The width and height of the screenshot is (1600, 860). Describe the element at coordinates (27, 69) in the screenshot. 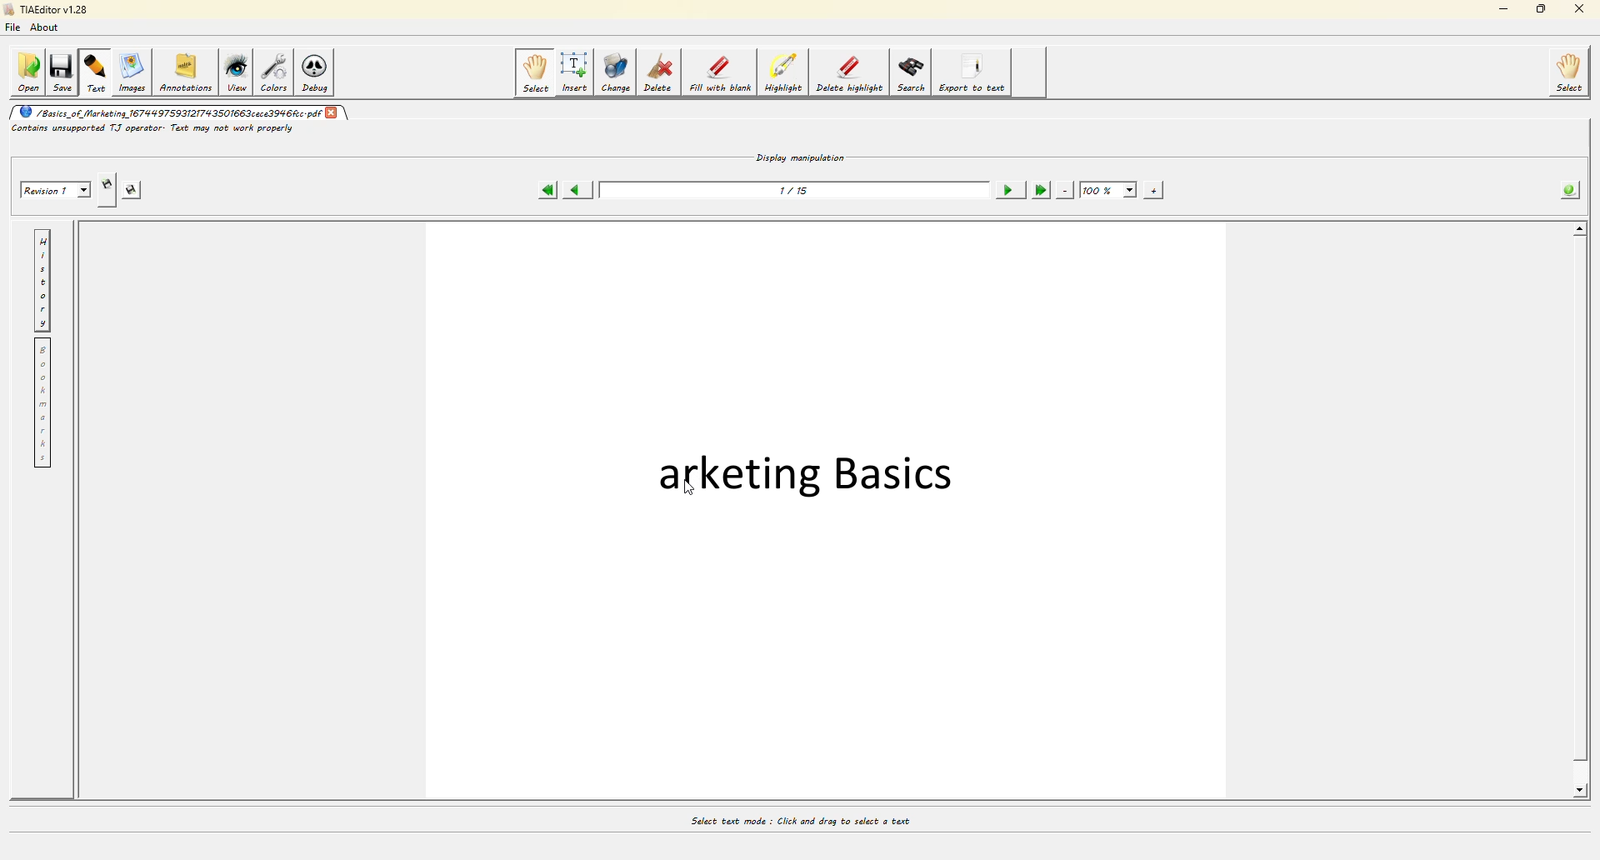

I see `open` at that location.